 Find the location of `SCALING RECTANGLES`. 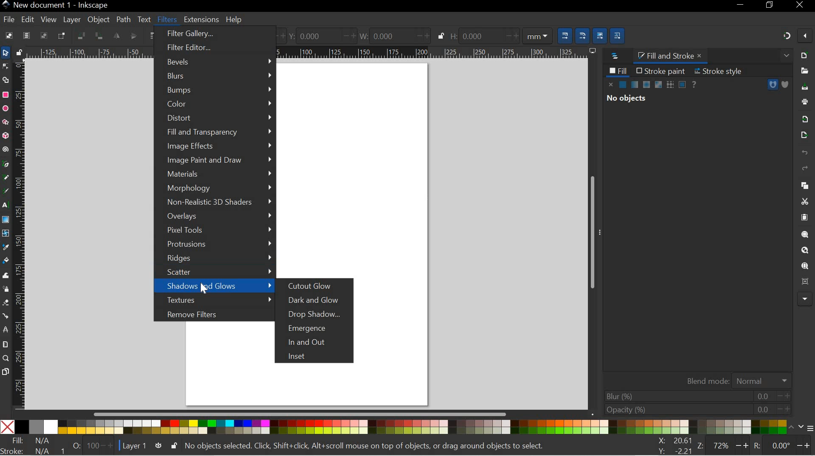

SCALING RECTANGLES is located at coordinates (583, 33).